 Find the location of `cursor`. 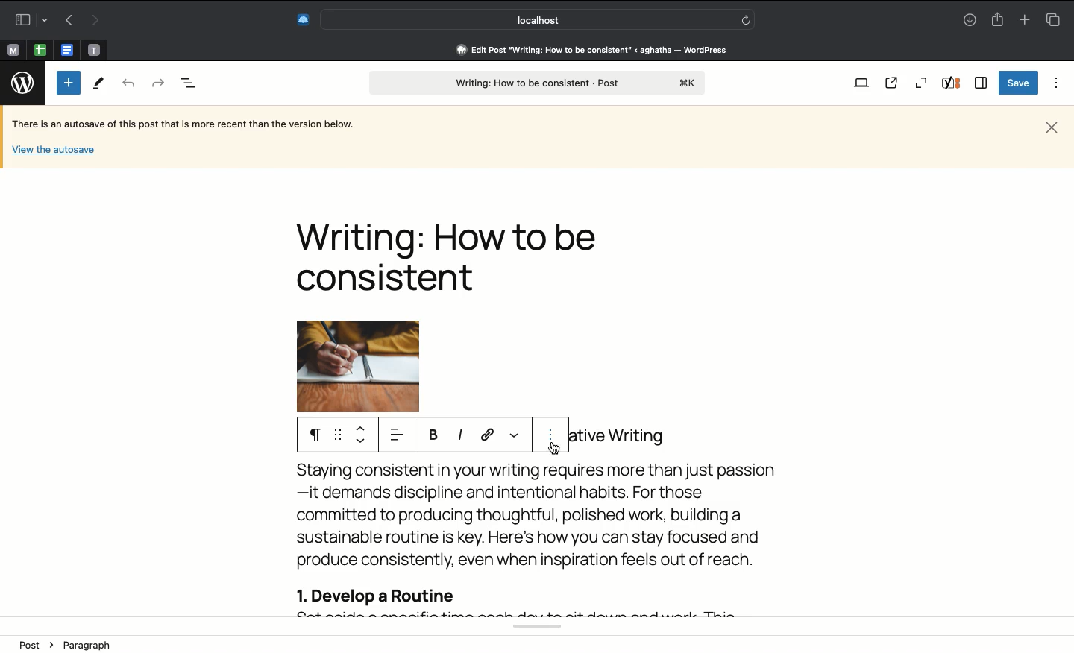

cursor is located at coordinates (553, 449).